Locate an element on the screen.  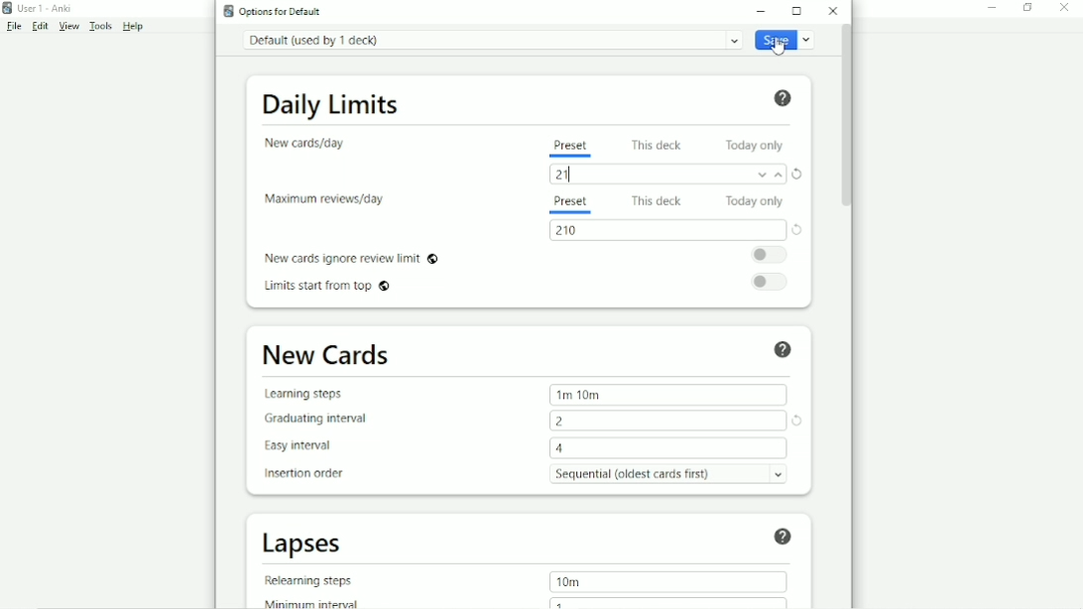
Daily Limits is located at coordinates (333, 104).